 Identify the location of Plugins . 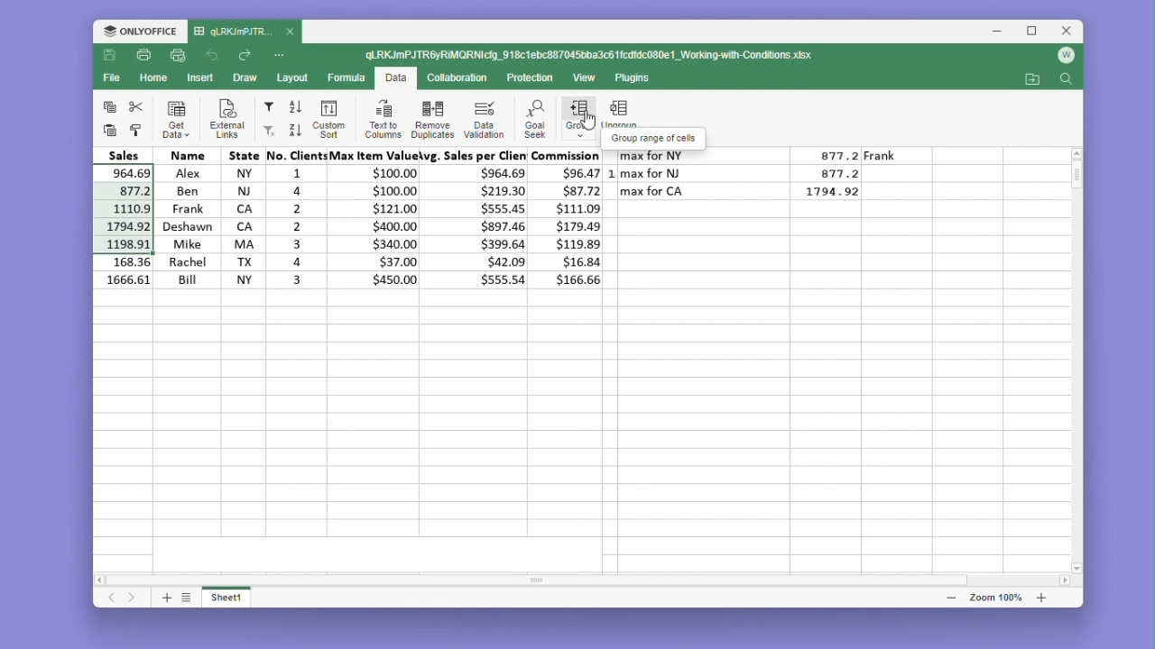
(637, 78).